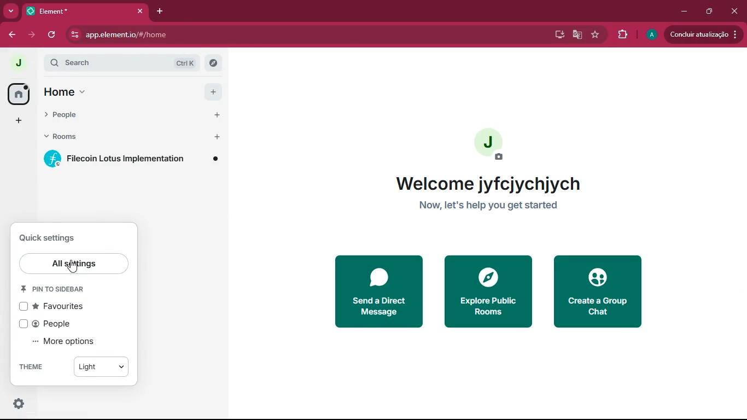 The width and height of the screenshot is (747, 420). Describe the element at coordinates (556, 35) in the screenshot. I see `desktop` at that location.